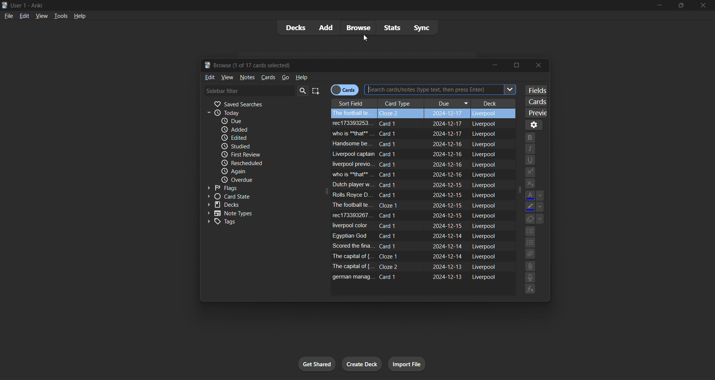  What do you see at coordinates (42, 16) in the screenshot?
I see `view` at bounding box center [42, 16].